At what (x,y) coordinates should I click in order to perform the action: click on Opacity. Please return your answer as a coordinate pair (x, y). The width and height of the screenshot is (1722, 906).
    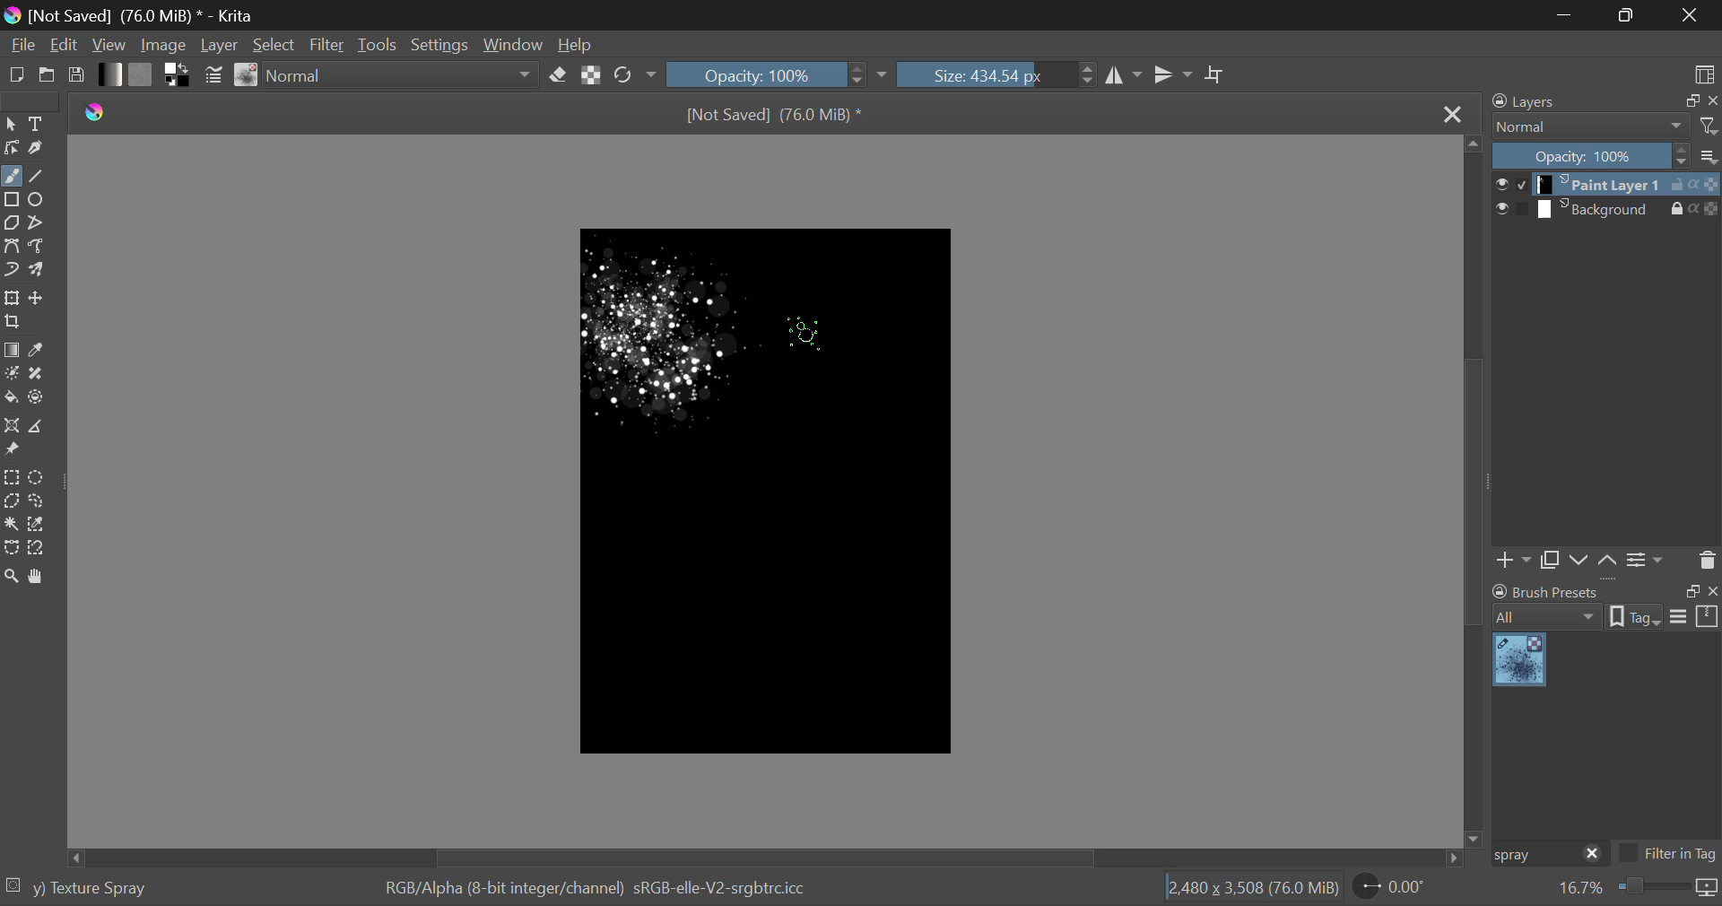
    Looking at the image, I should click on (778, 74).